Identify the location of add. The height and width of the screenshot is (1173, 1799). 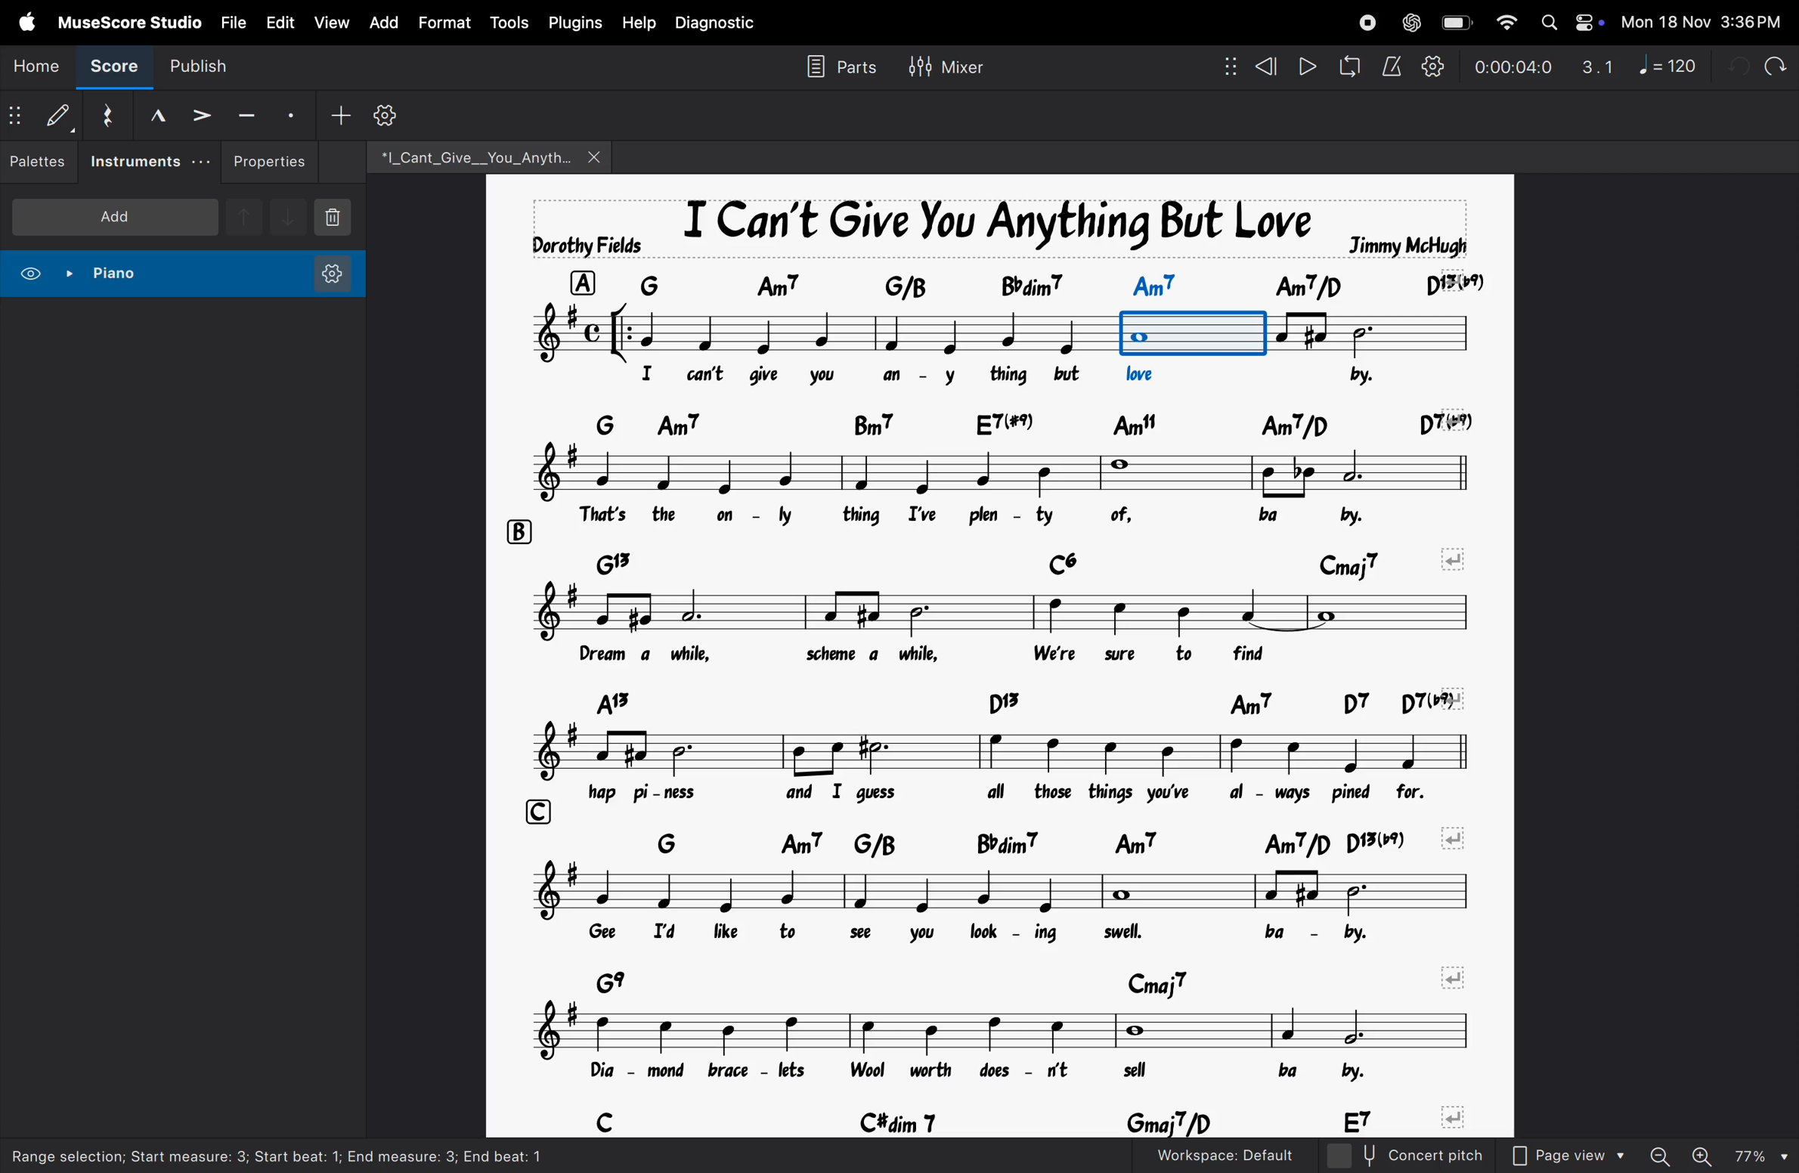
(384, 23).